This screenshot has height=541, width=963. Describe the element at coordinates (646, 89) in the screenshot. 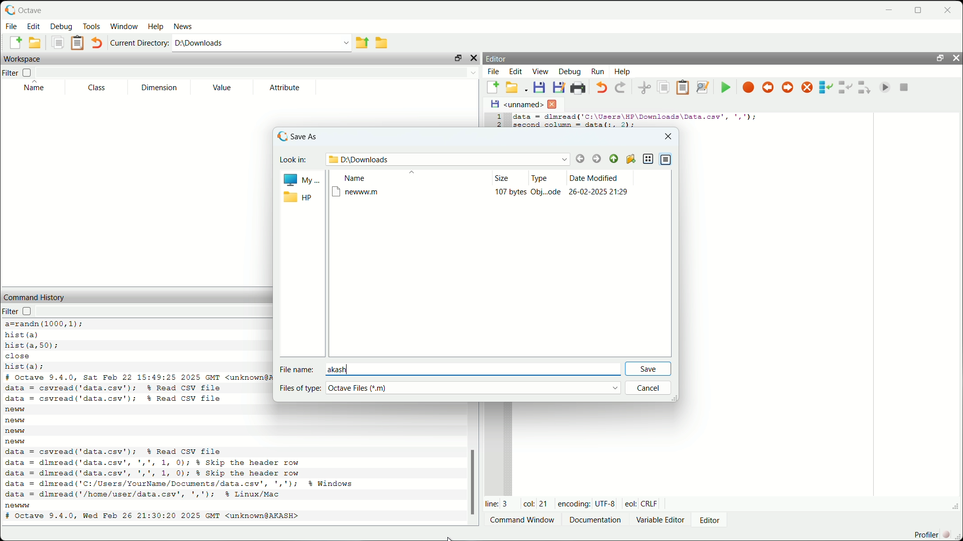

I see `cut` at that location.